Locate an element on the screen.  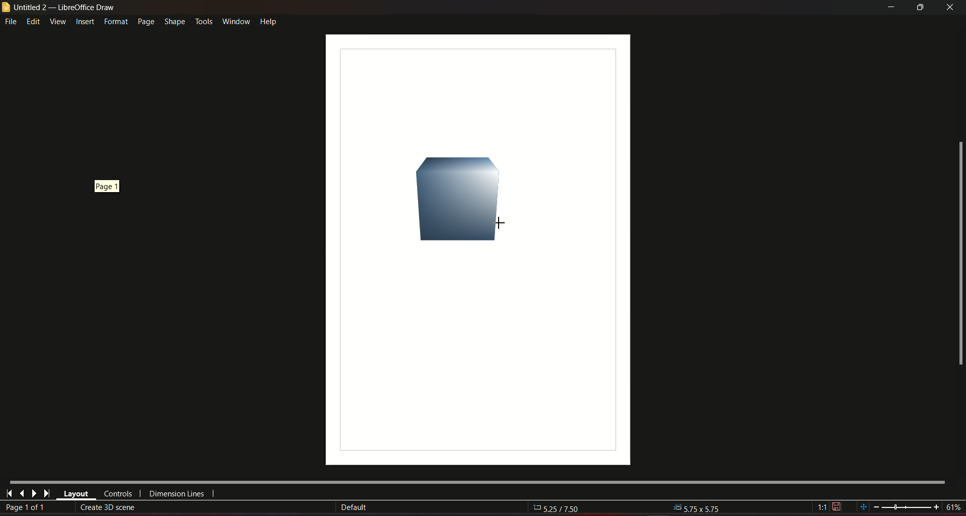
page 1 is located at coordinates (108, 189).